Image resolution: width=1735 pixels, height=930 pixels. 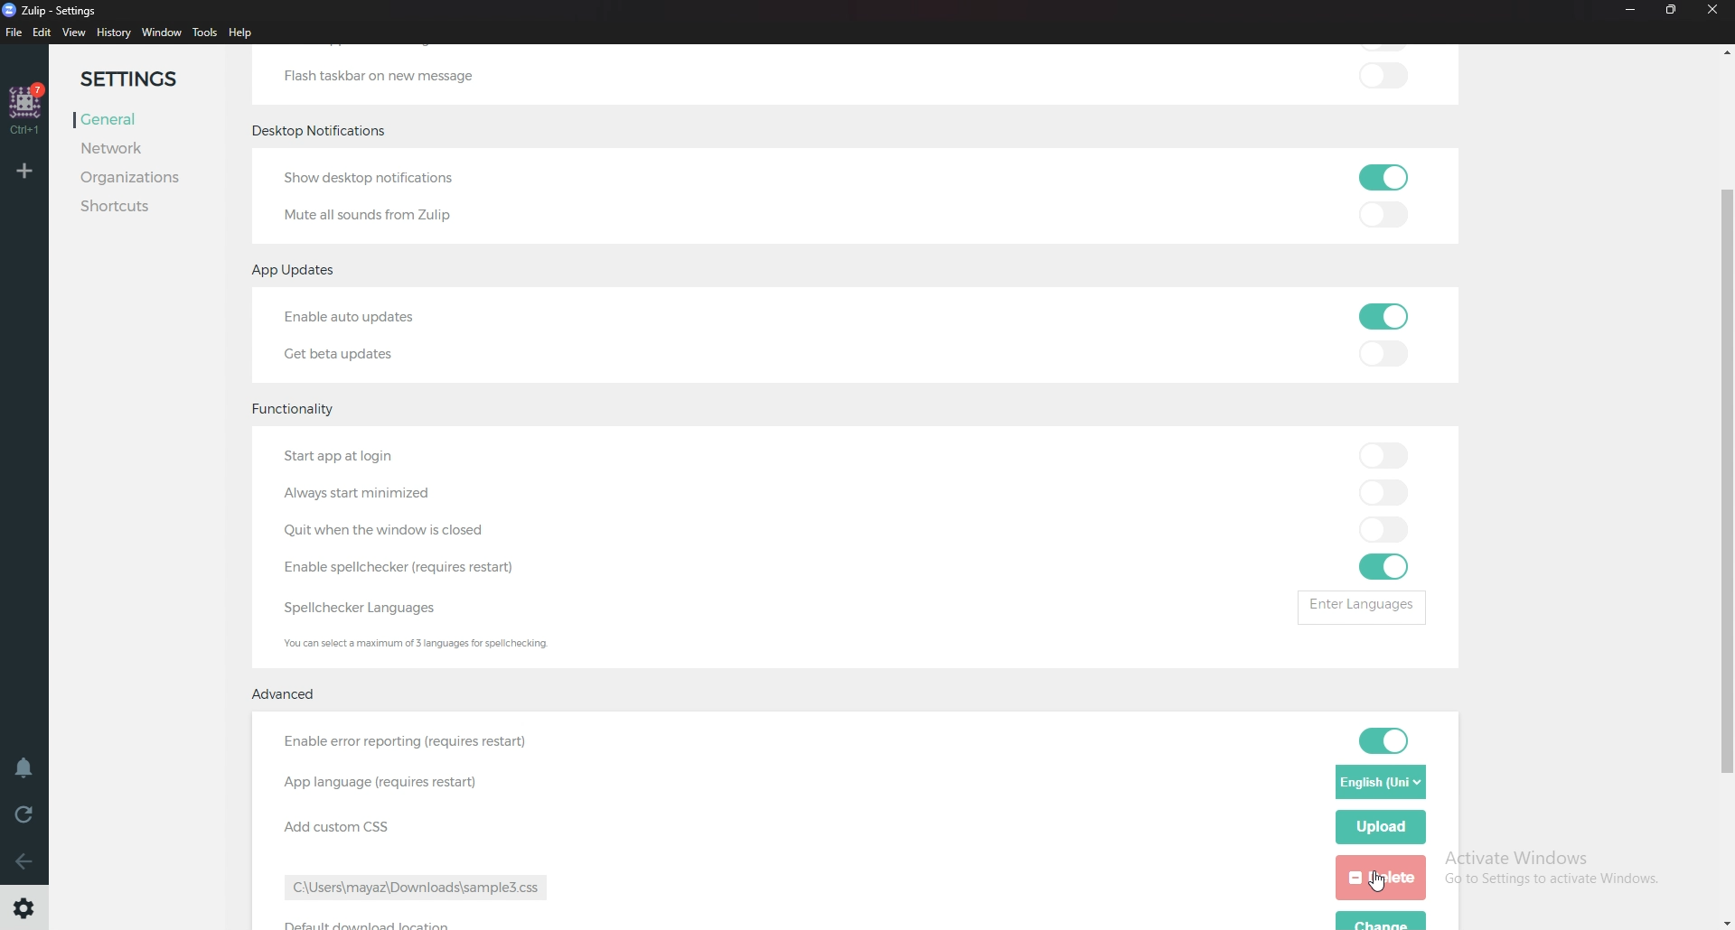 I want to click on path, so click(x=424, y=888).